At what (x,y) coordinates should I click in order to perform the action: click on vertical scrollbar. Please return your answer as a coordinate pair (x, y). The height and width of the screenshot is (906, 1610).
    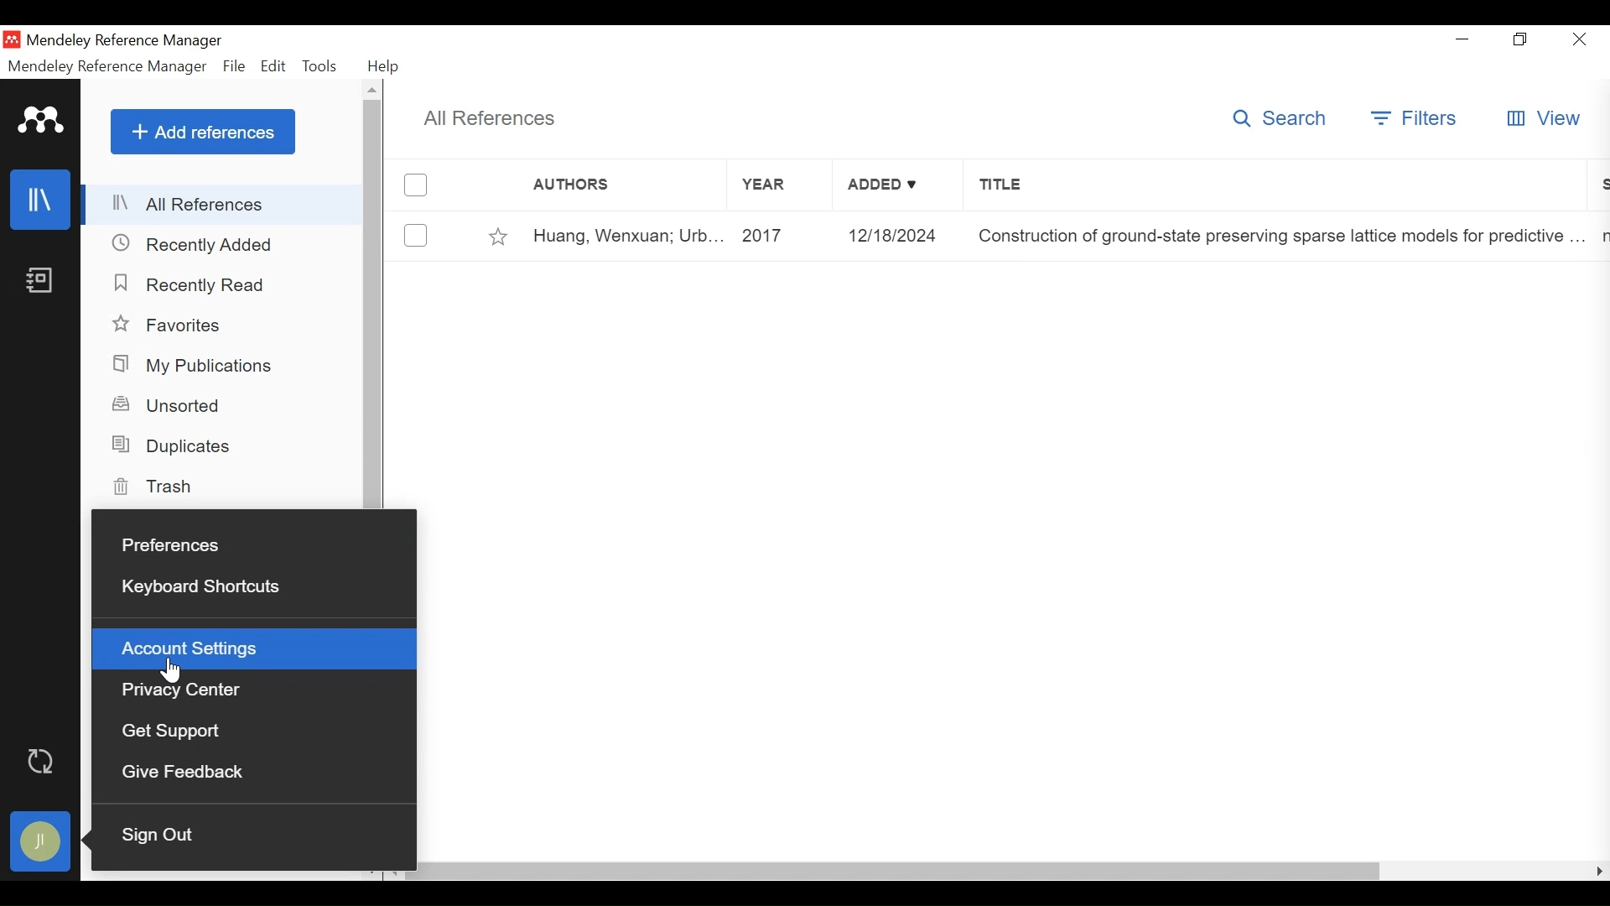
    Looking at the image, I should click on (377, 306).